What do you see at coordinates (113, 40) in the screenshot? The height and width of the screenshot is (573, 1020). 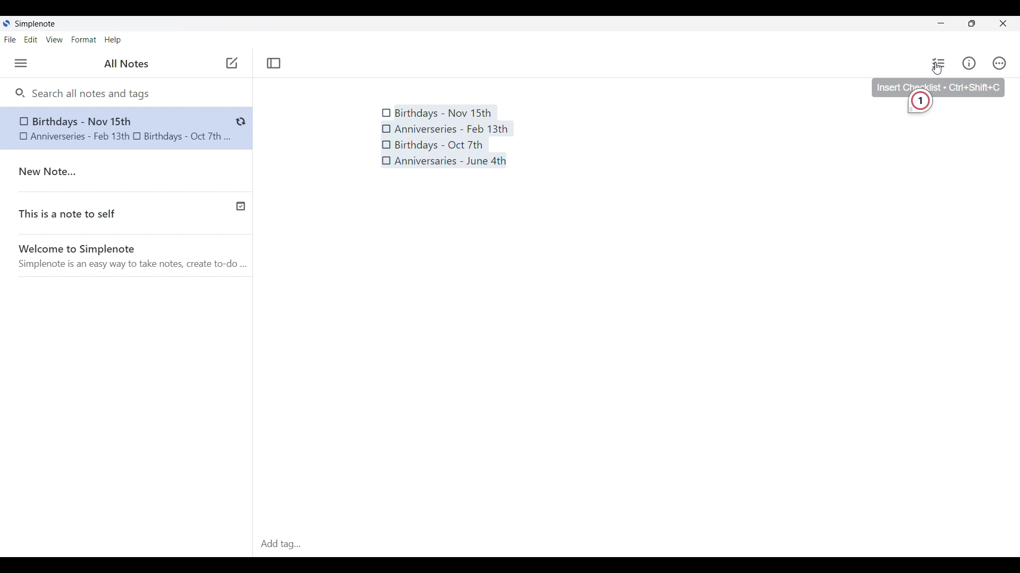 I see `Help menu` at bounding box center [113, 40].